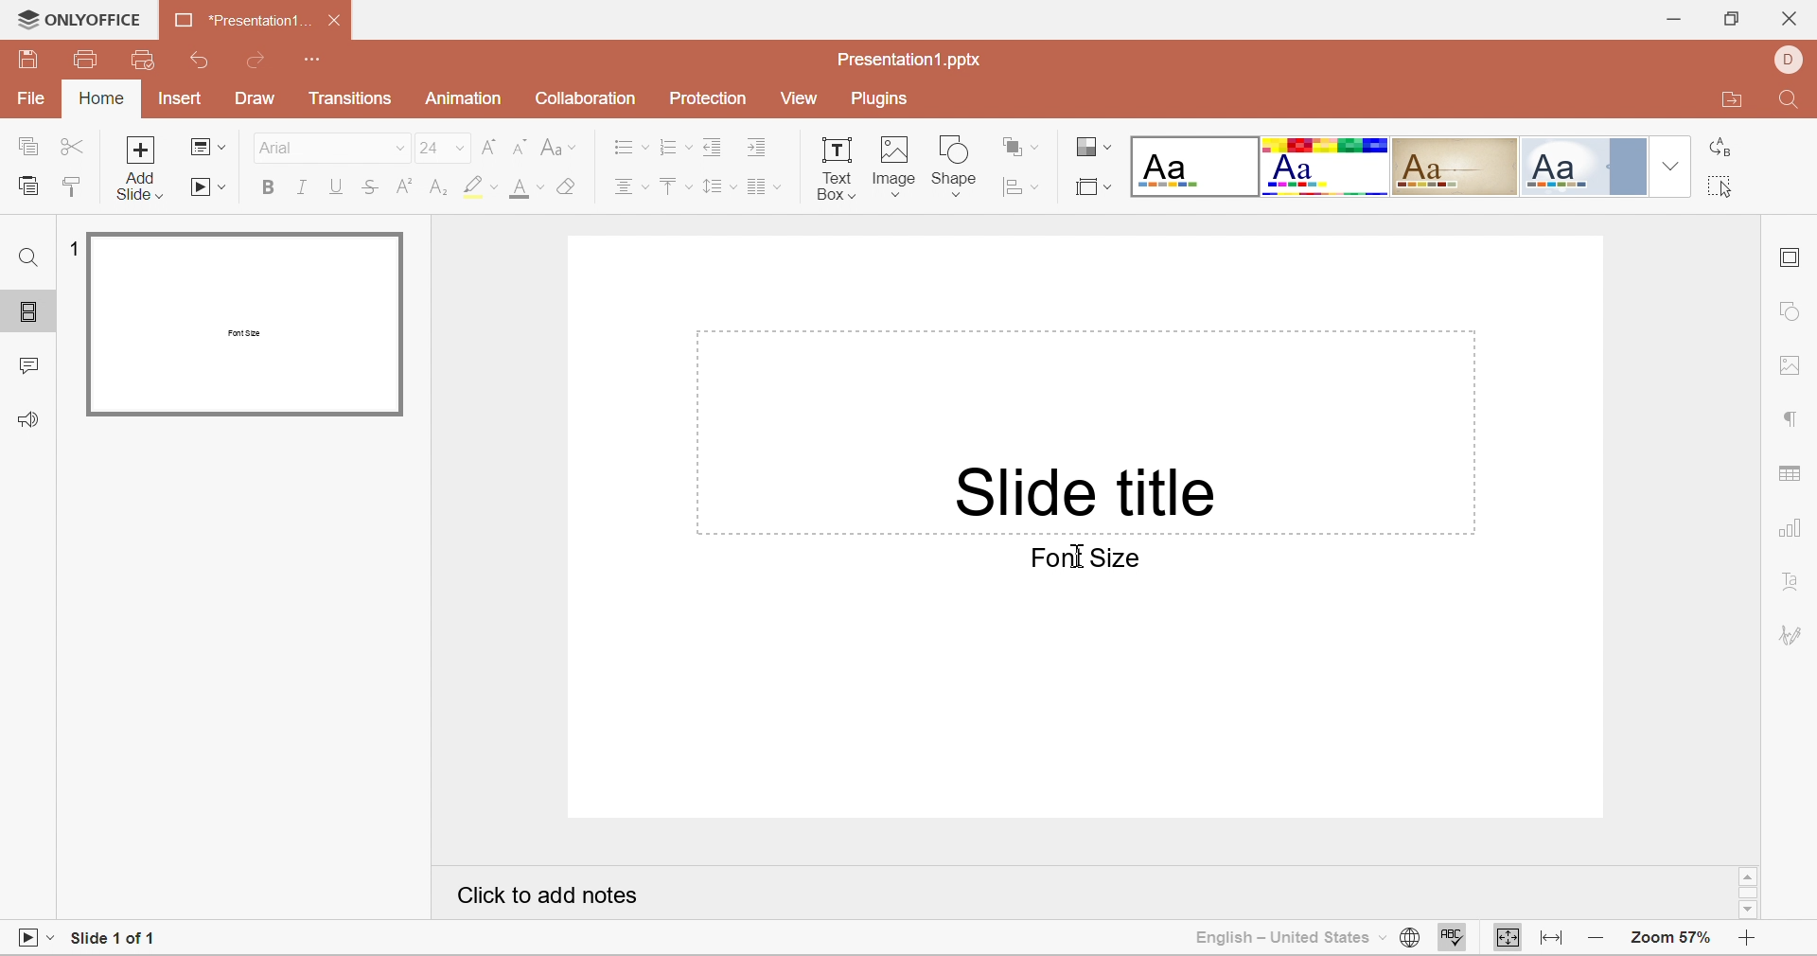 This screenshot has width=1817, height=956. I want to click on ONLYOFFICE, so click(96, 19).